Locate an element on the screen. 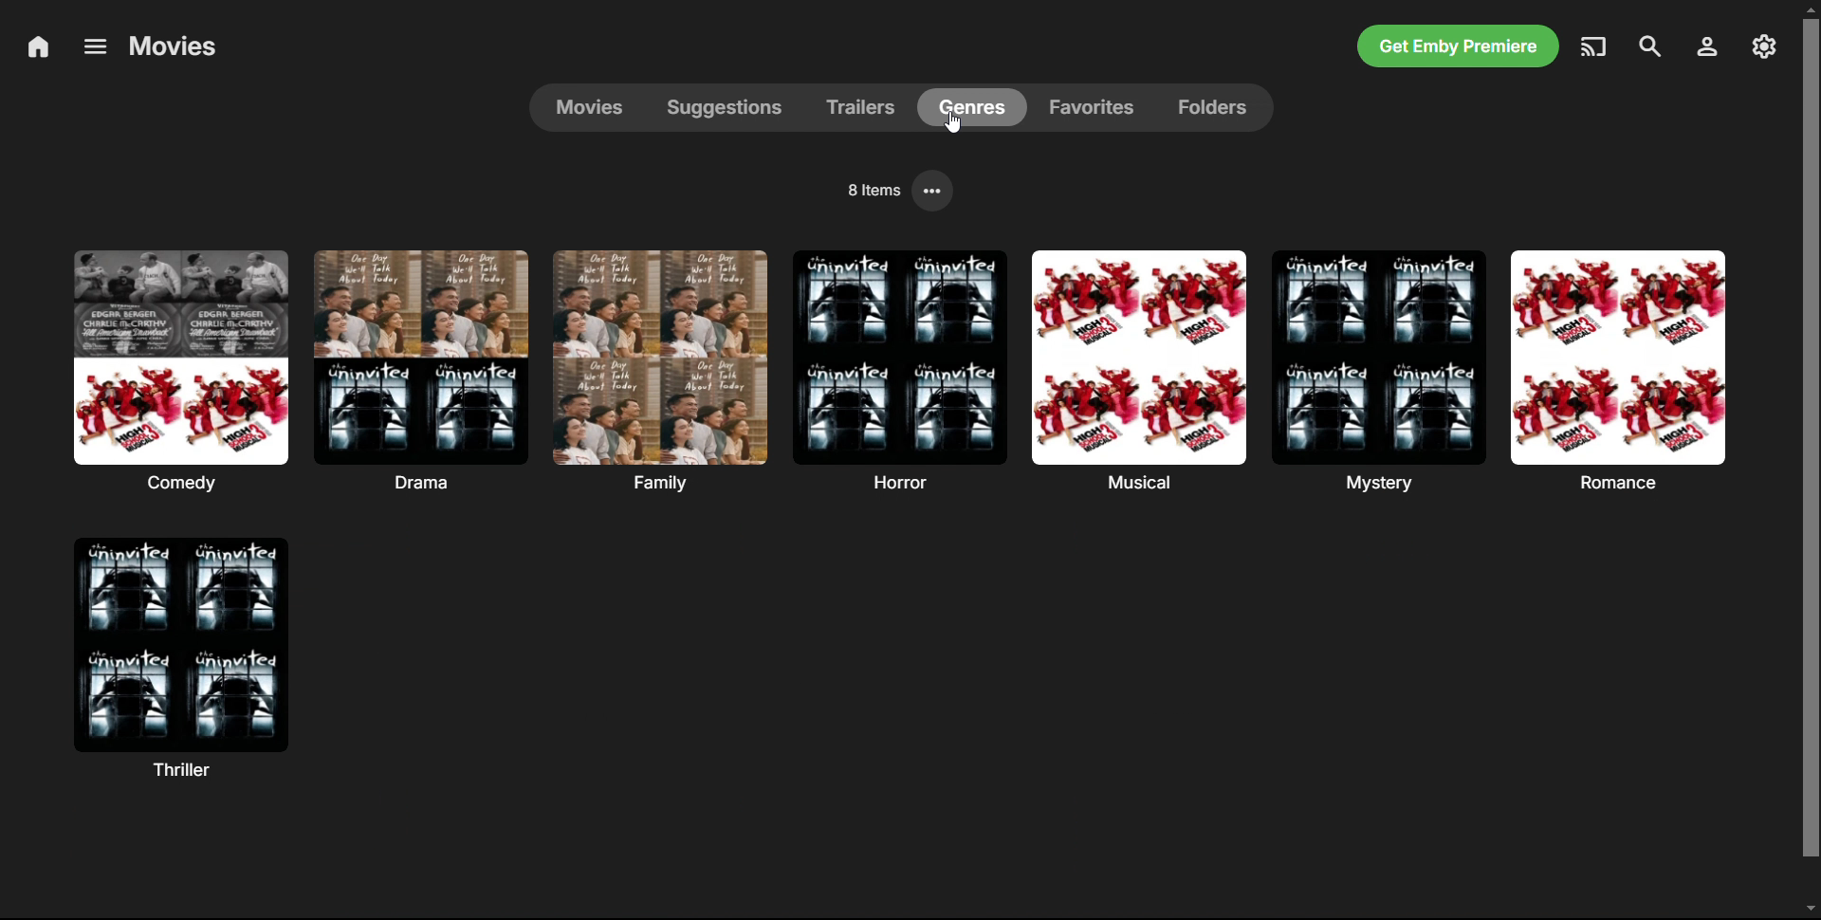  suggestions is located at coordinates (732, 107).